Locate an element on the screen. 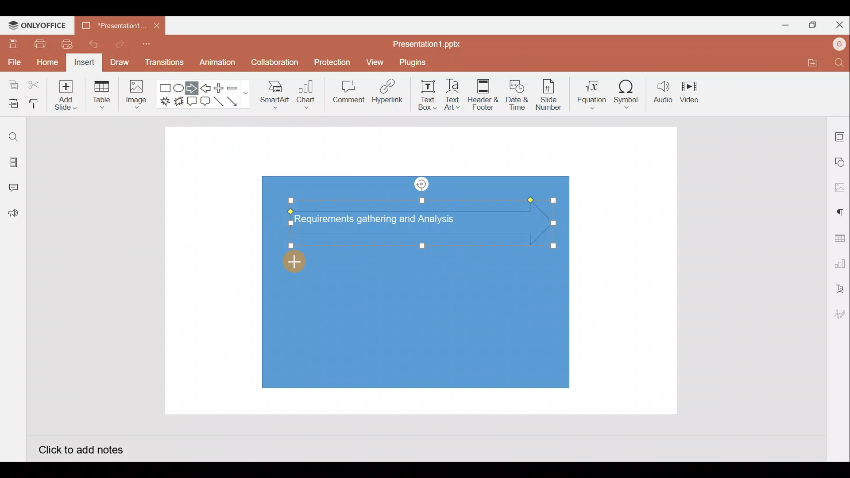 This screenshot has width=850, height=478. Home is located at coordinates (47, 63).